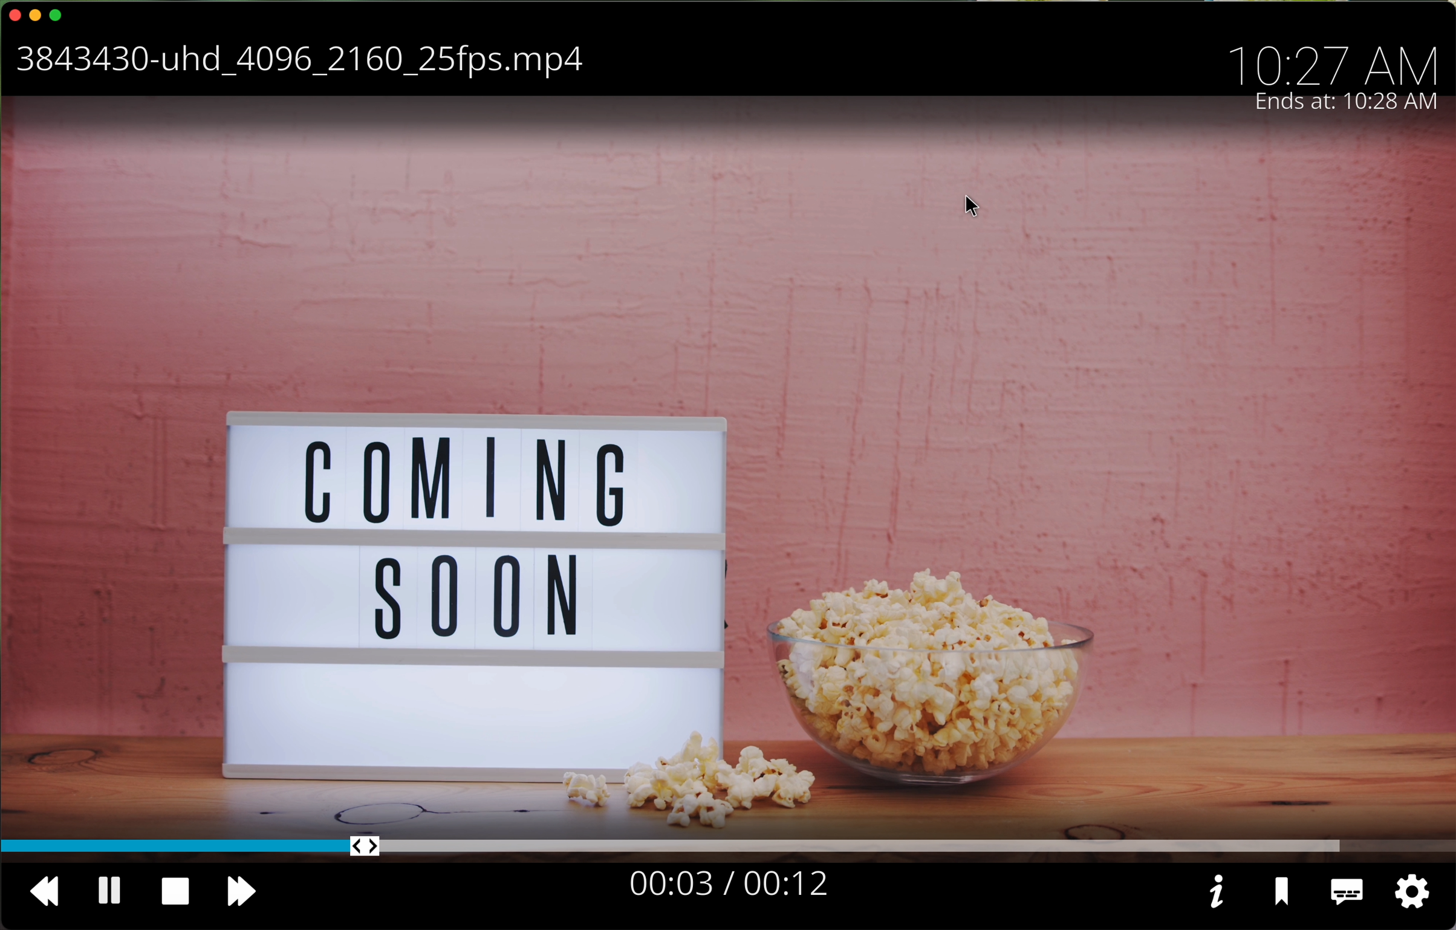  I want to click on pause, so click(112, 889).